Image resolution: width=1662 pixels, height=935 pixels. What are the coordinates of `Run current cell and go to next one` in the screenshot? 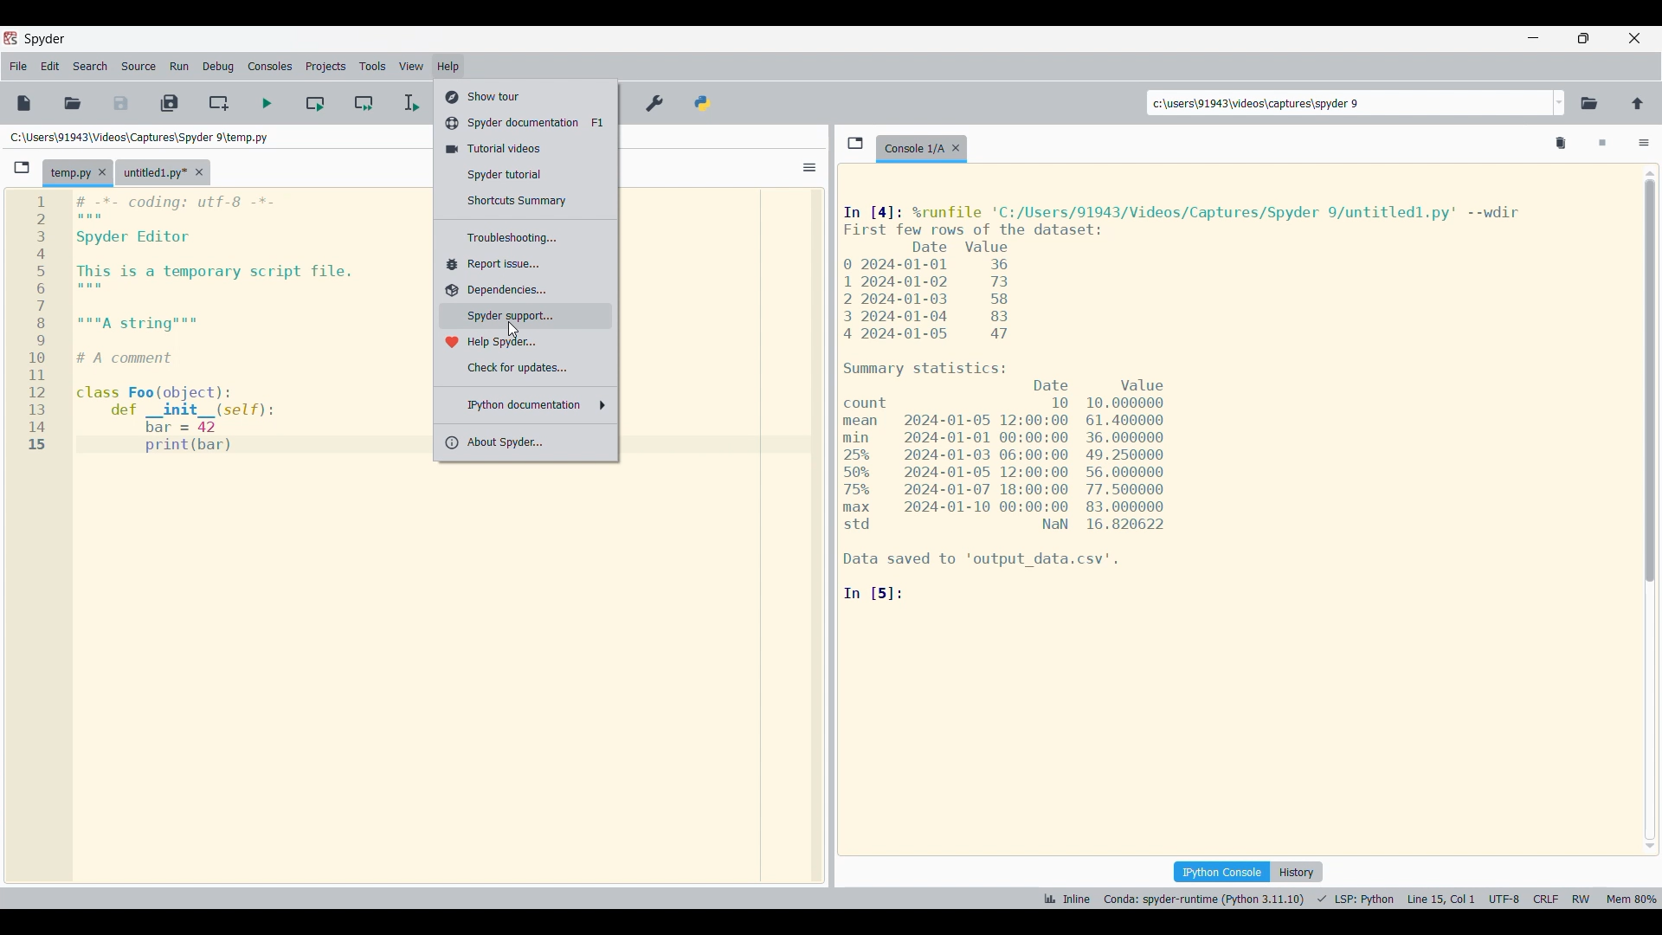 It's located at (364, 104).